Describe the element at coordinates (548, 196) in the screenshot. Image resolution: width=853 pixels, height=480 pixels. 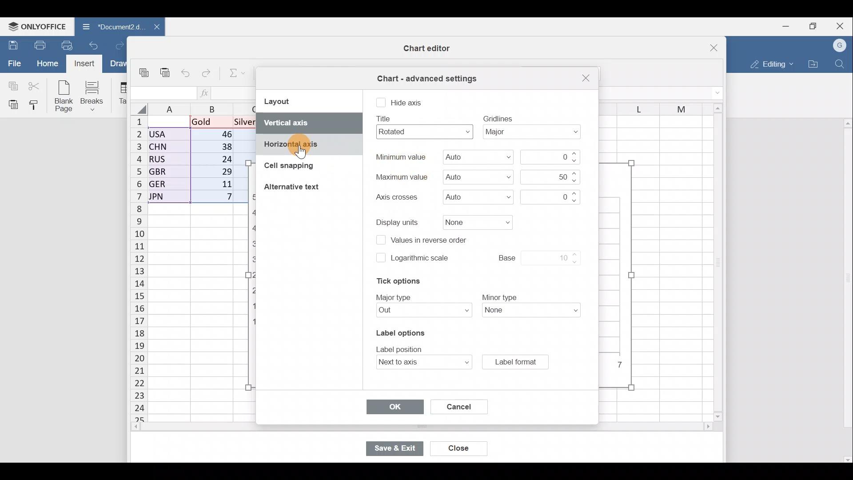
I see `Axis crosses value` at that location.